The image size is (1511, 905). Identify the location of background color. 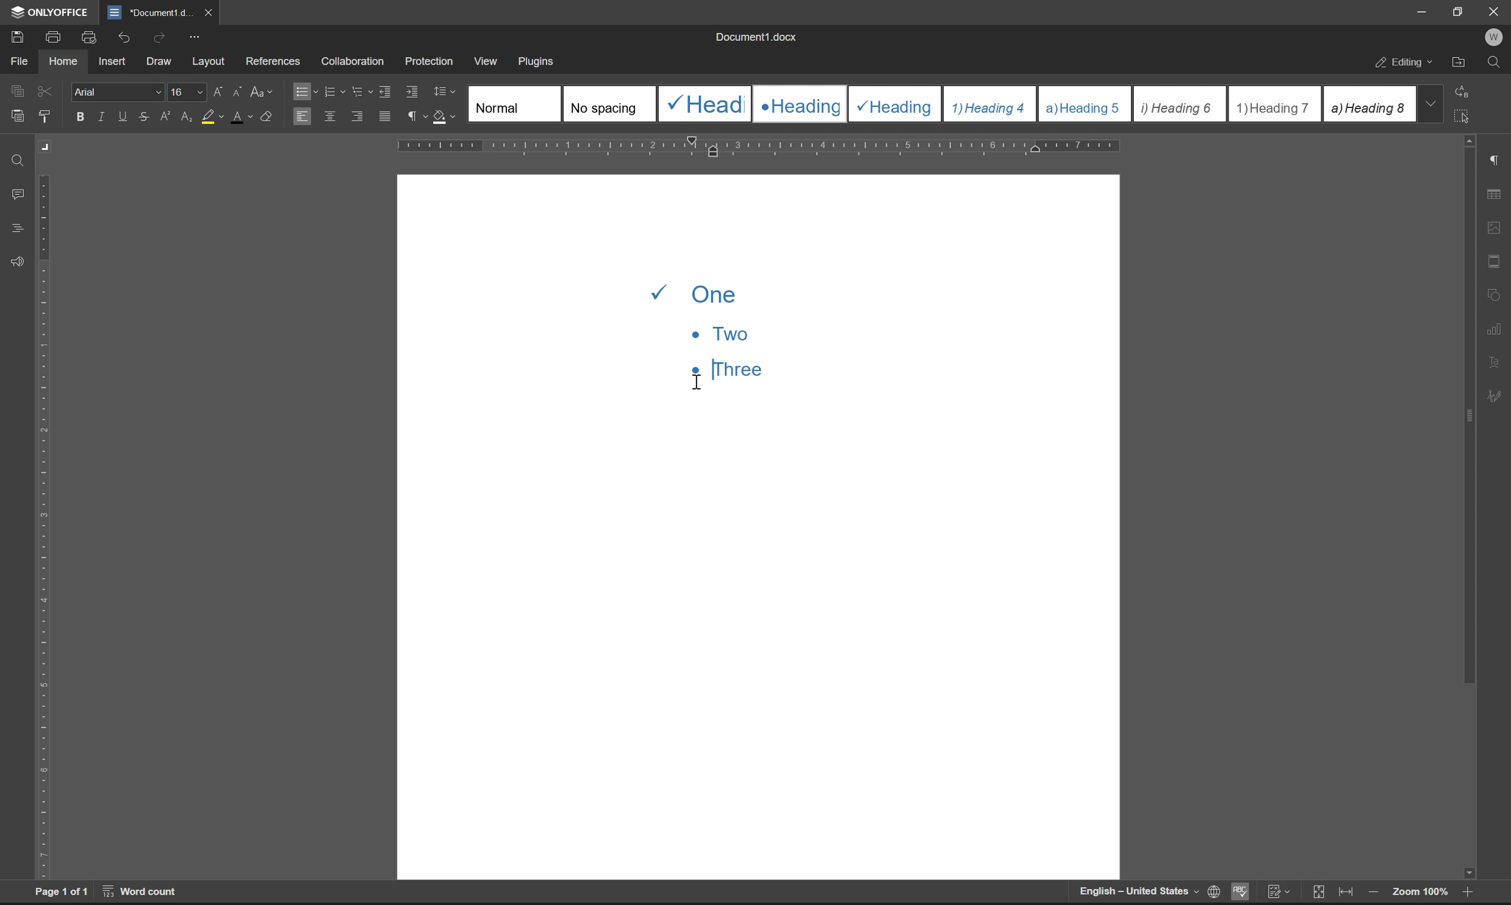
(212, 118).